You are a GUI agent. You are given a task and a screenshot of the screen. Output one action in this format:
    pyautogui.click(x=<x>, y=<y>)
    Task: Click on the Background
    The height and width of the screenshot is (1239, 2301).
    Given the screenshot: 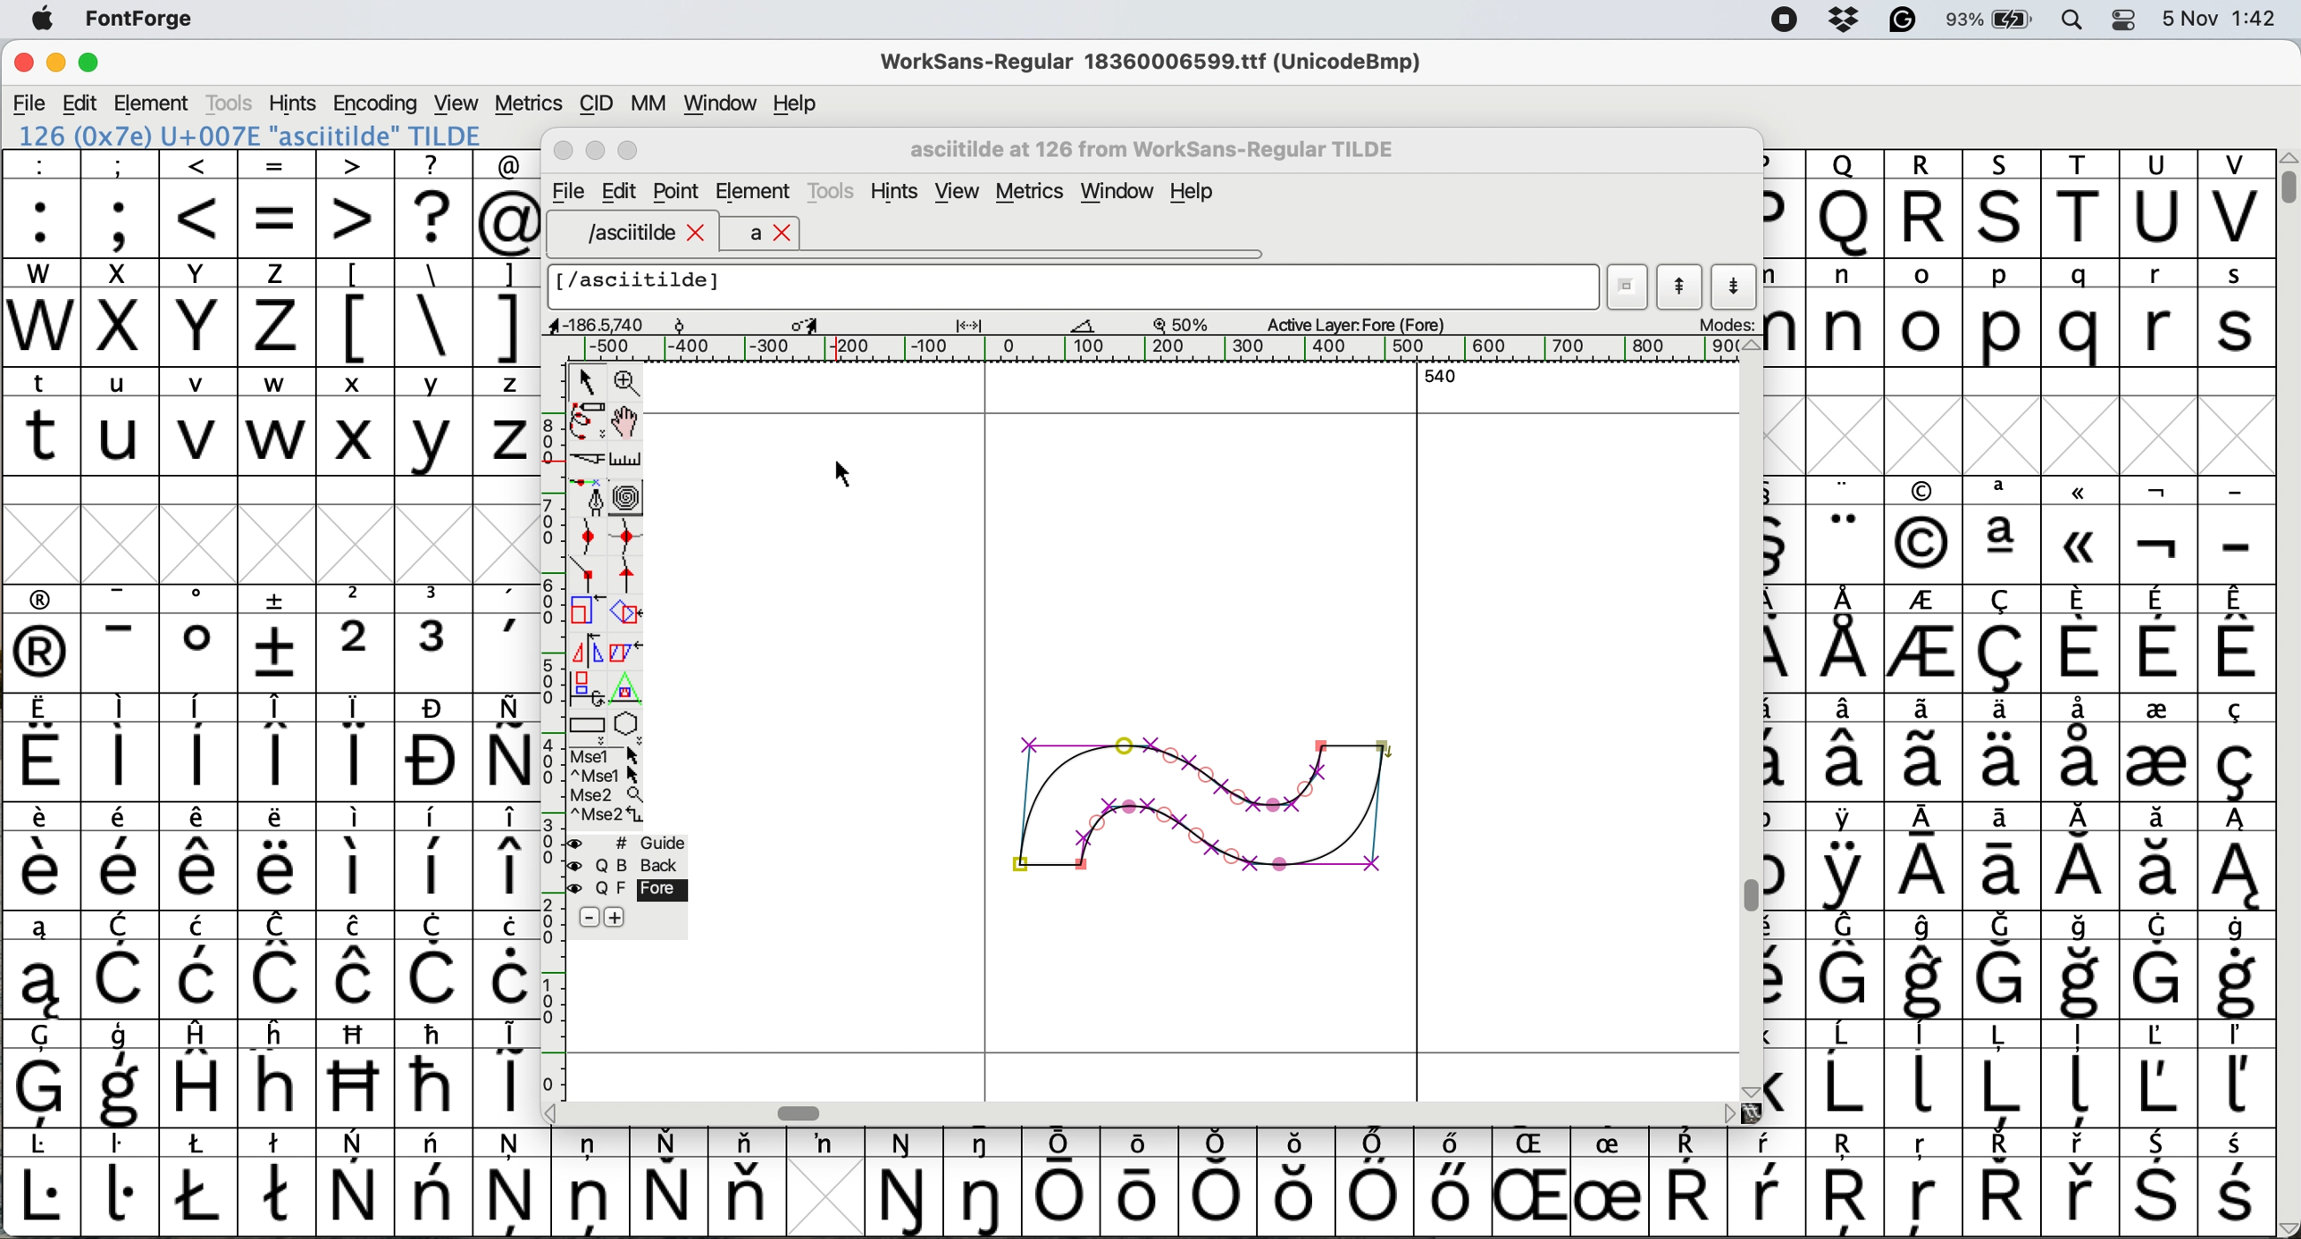 What is the action you would take?
    pyautogui.click(x=647, y=866)
    